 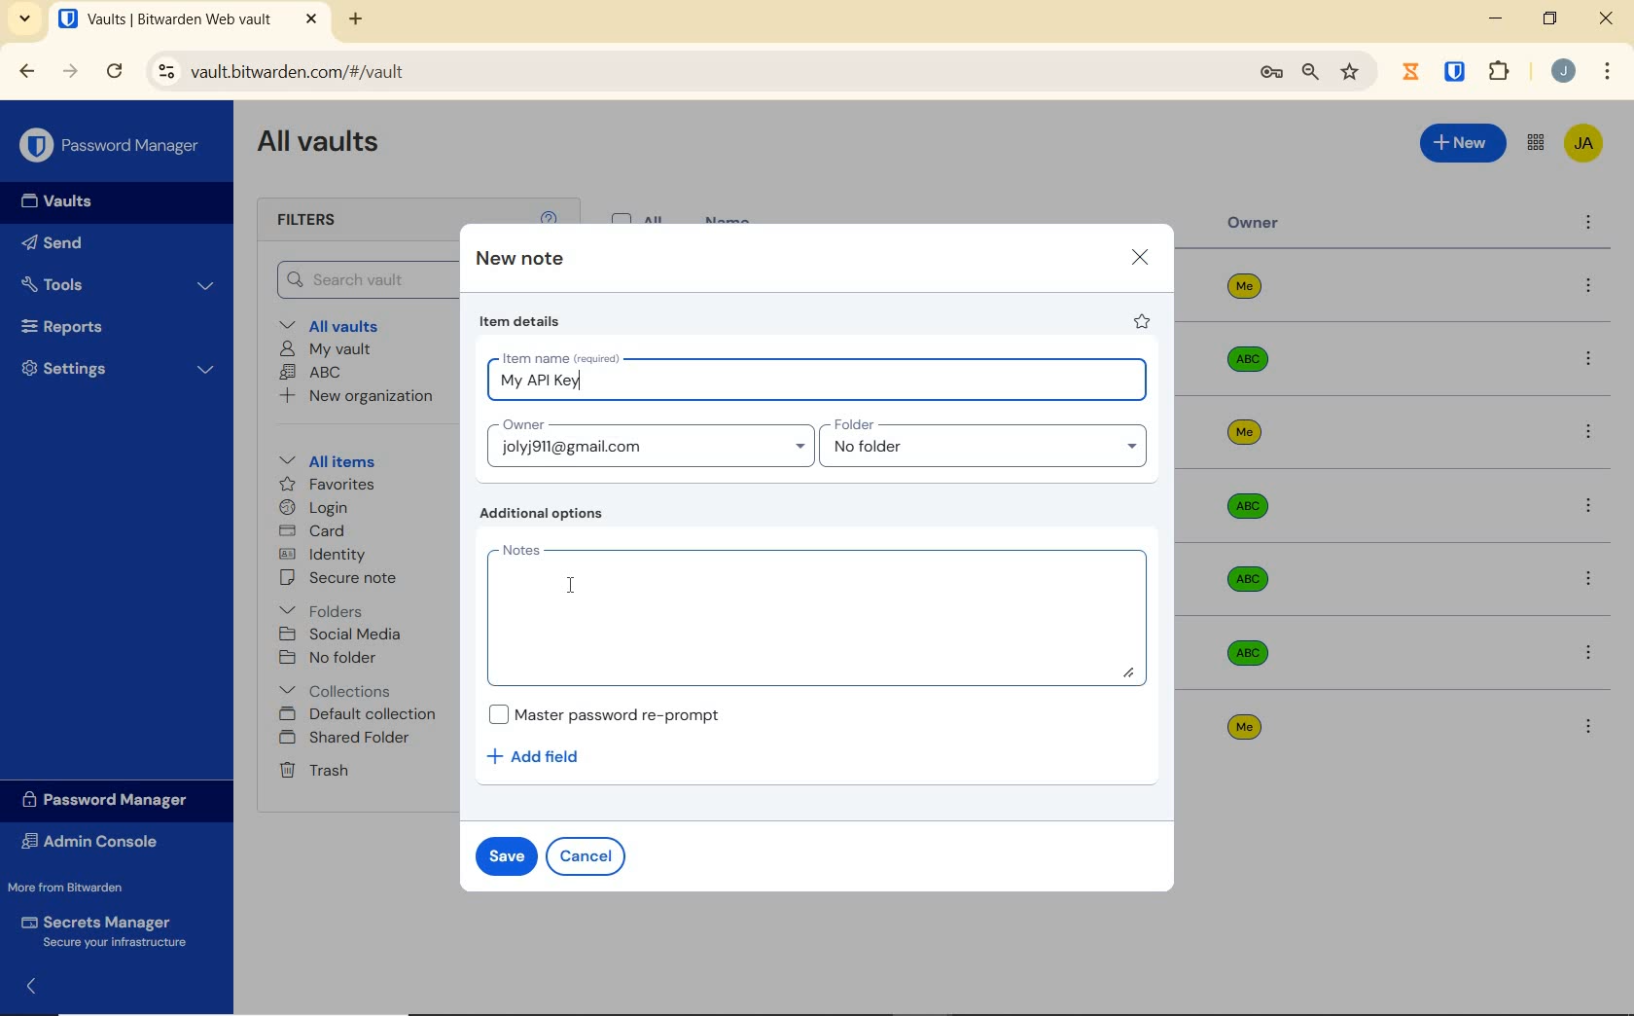 I want to click on Input Owner, so click(x=647, y=442).